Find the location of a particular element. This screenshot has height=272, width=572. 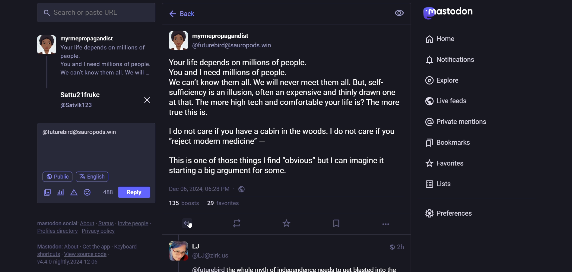

bookmark is located at coordinates (449, 142).